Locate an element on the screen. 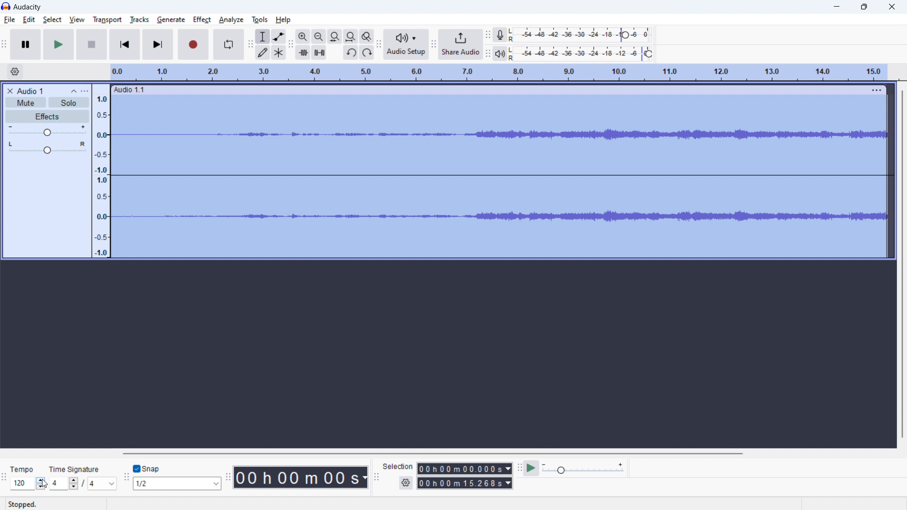 Image resolution: width=907 pixels, height=510 pixels. pause is located at coordinates (26, 44).